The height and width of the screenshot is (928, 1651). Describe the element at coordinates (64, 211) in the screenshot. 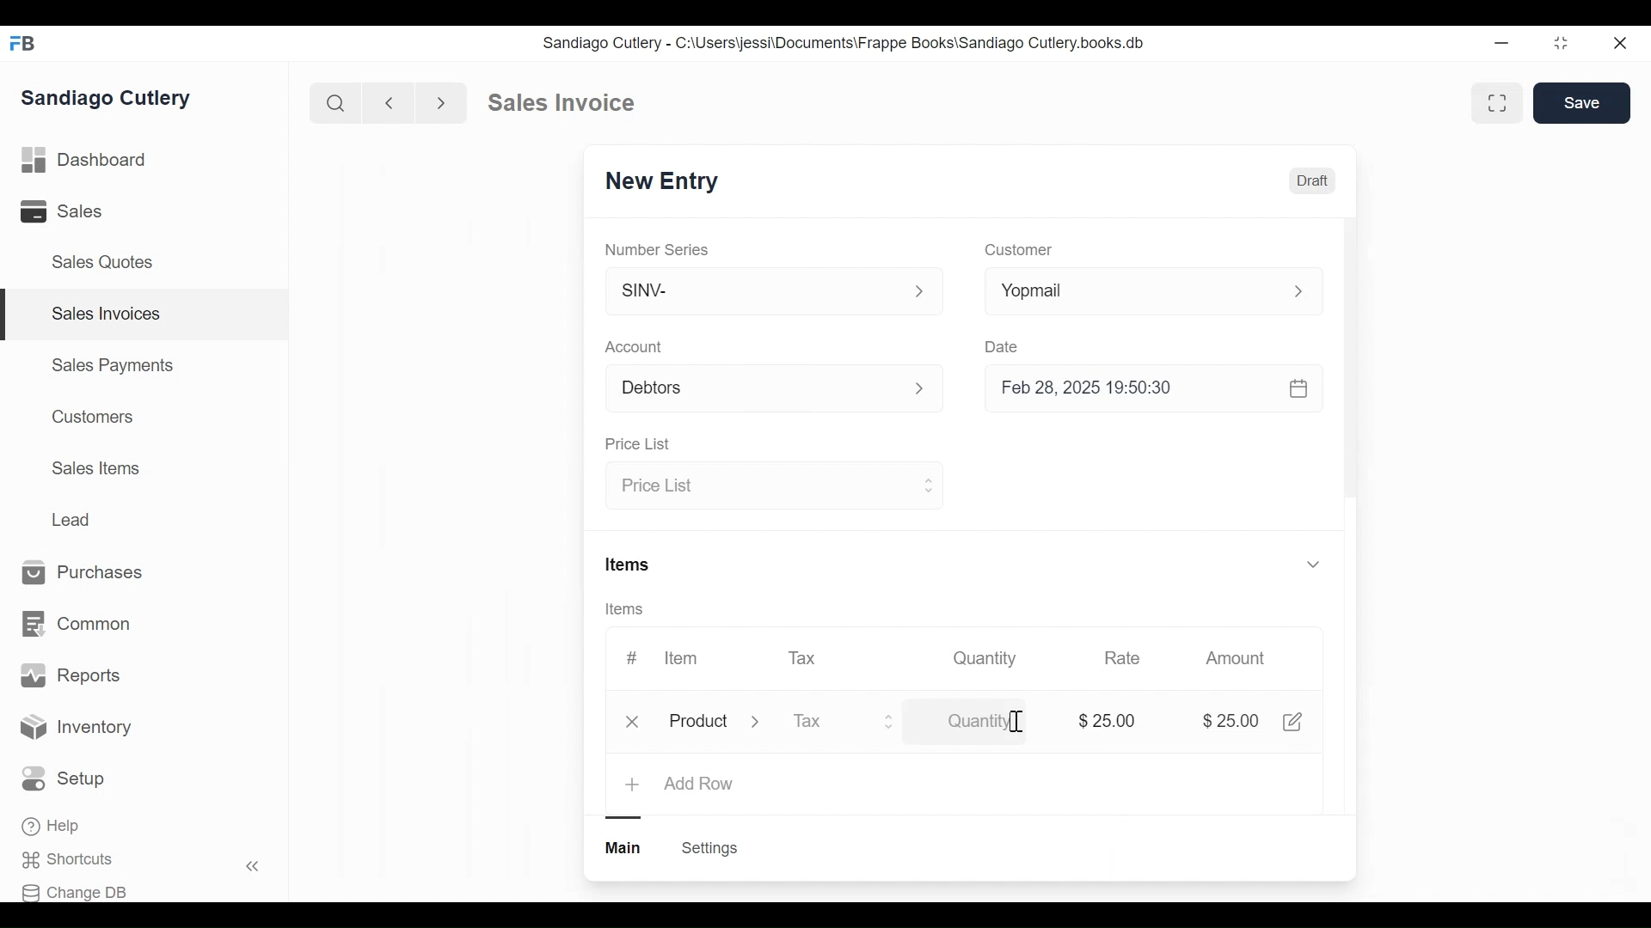

I see `Sales` at that location.